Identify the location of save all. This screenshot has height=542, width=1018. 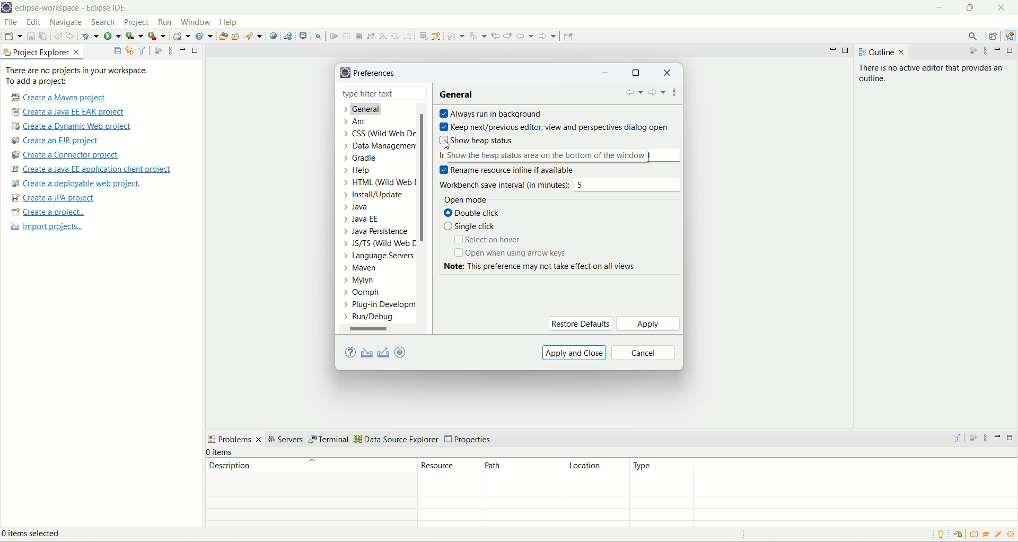
(43, 36).